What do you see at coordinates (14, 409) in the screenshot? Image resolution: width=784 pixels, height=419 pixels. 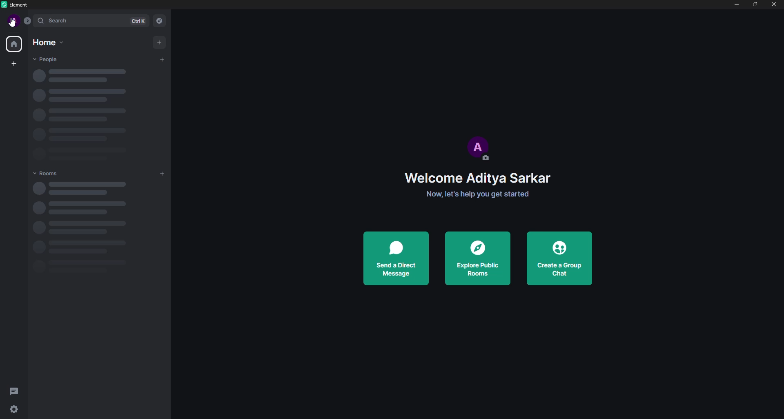 I see `quick settings` at bounding box center [14, 409].